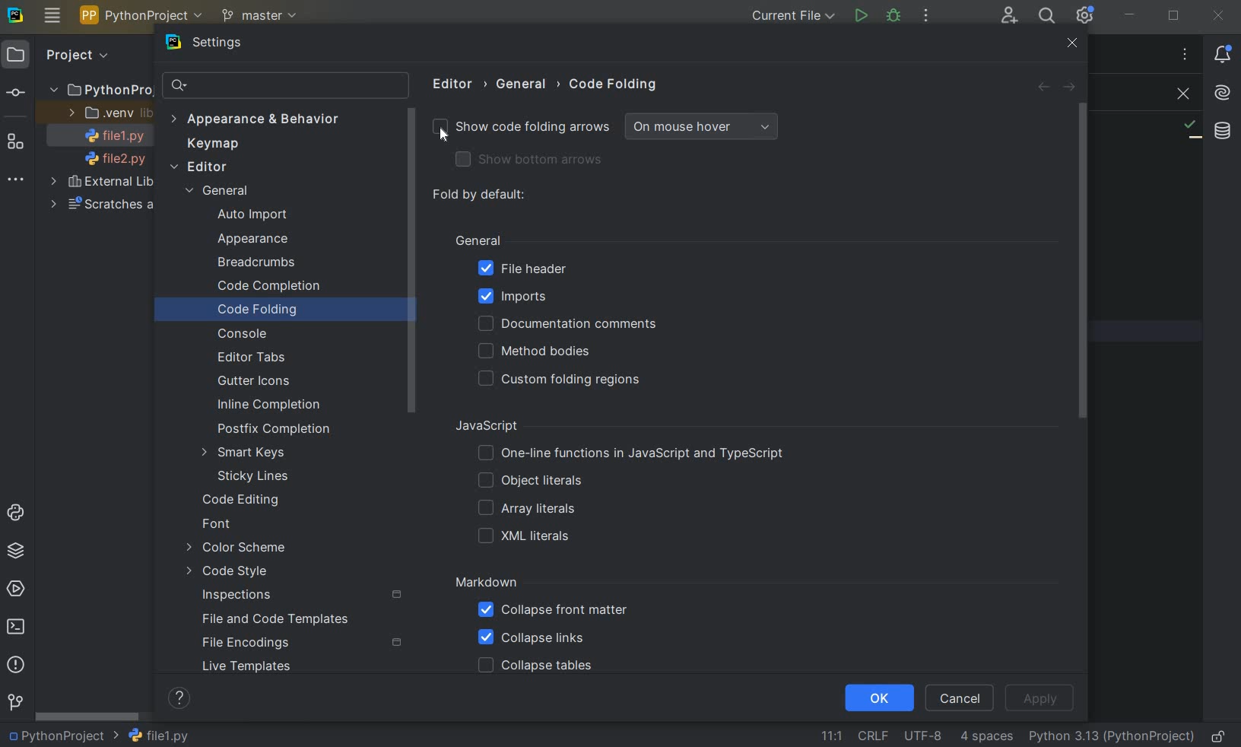 The image size is (1241, 747). Describe the element at coordinates (1071, 88) in the screenshot. I see `FORWARD` at that location.